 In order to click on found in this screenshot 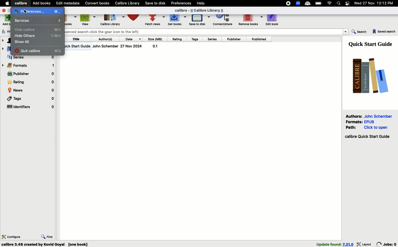, I will do `click(329, 244)`.